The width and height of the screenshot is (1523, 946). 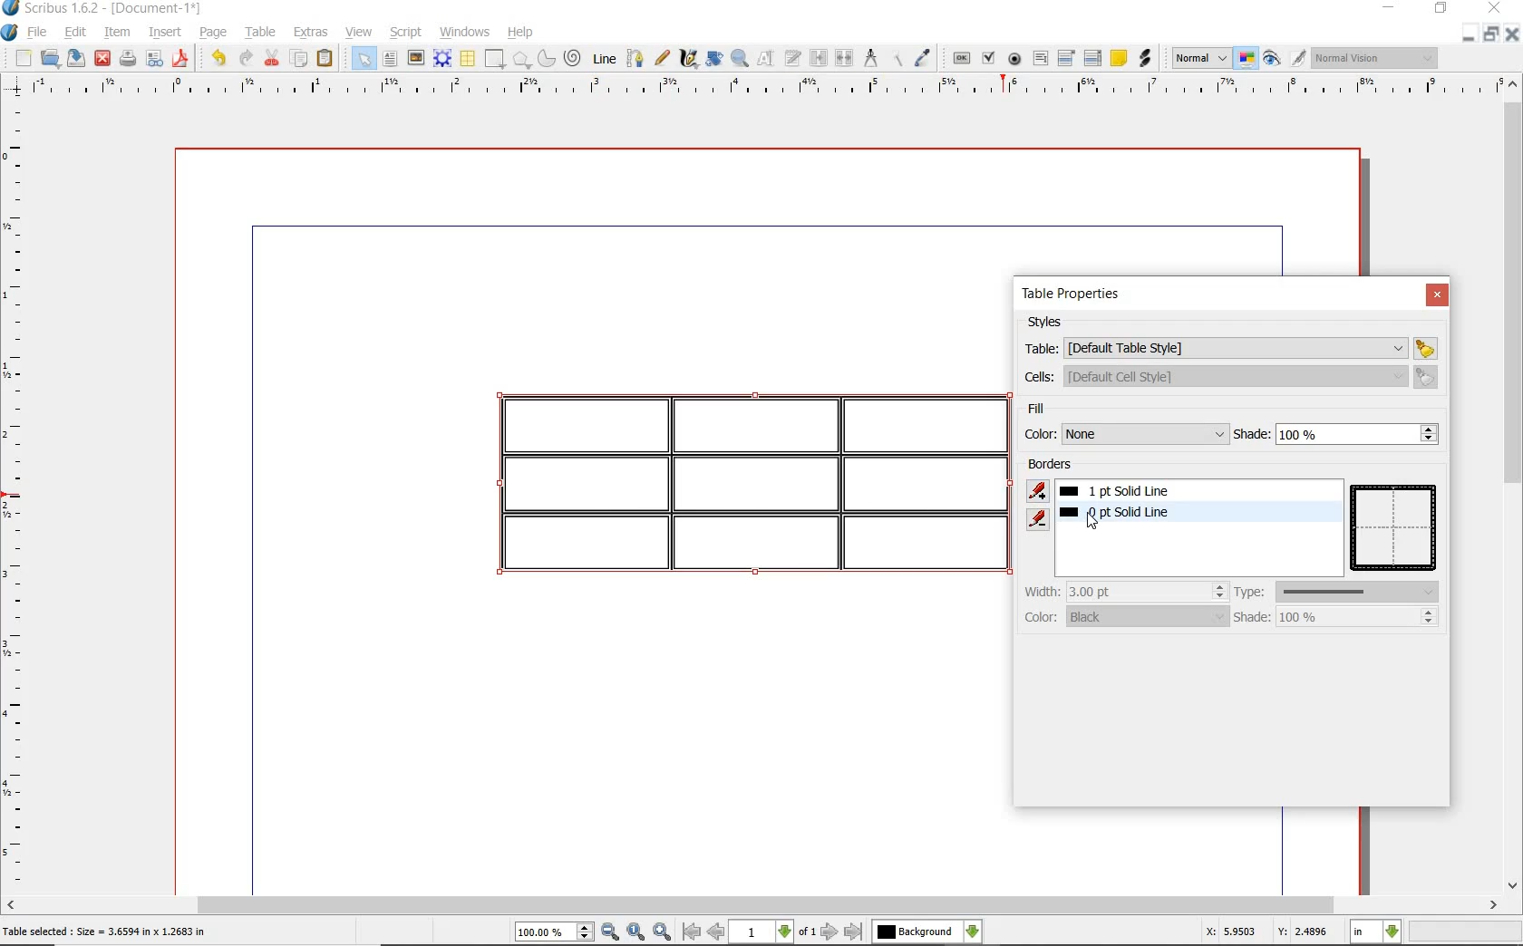 I want to click on file, so click(x=39, y=34).